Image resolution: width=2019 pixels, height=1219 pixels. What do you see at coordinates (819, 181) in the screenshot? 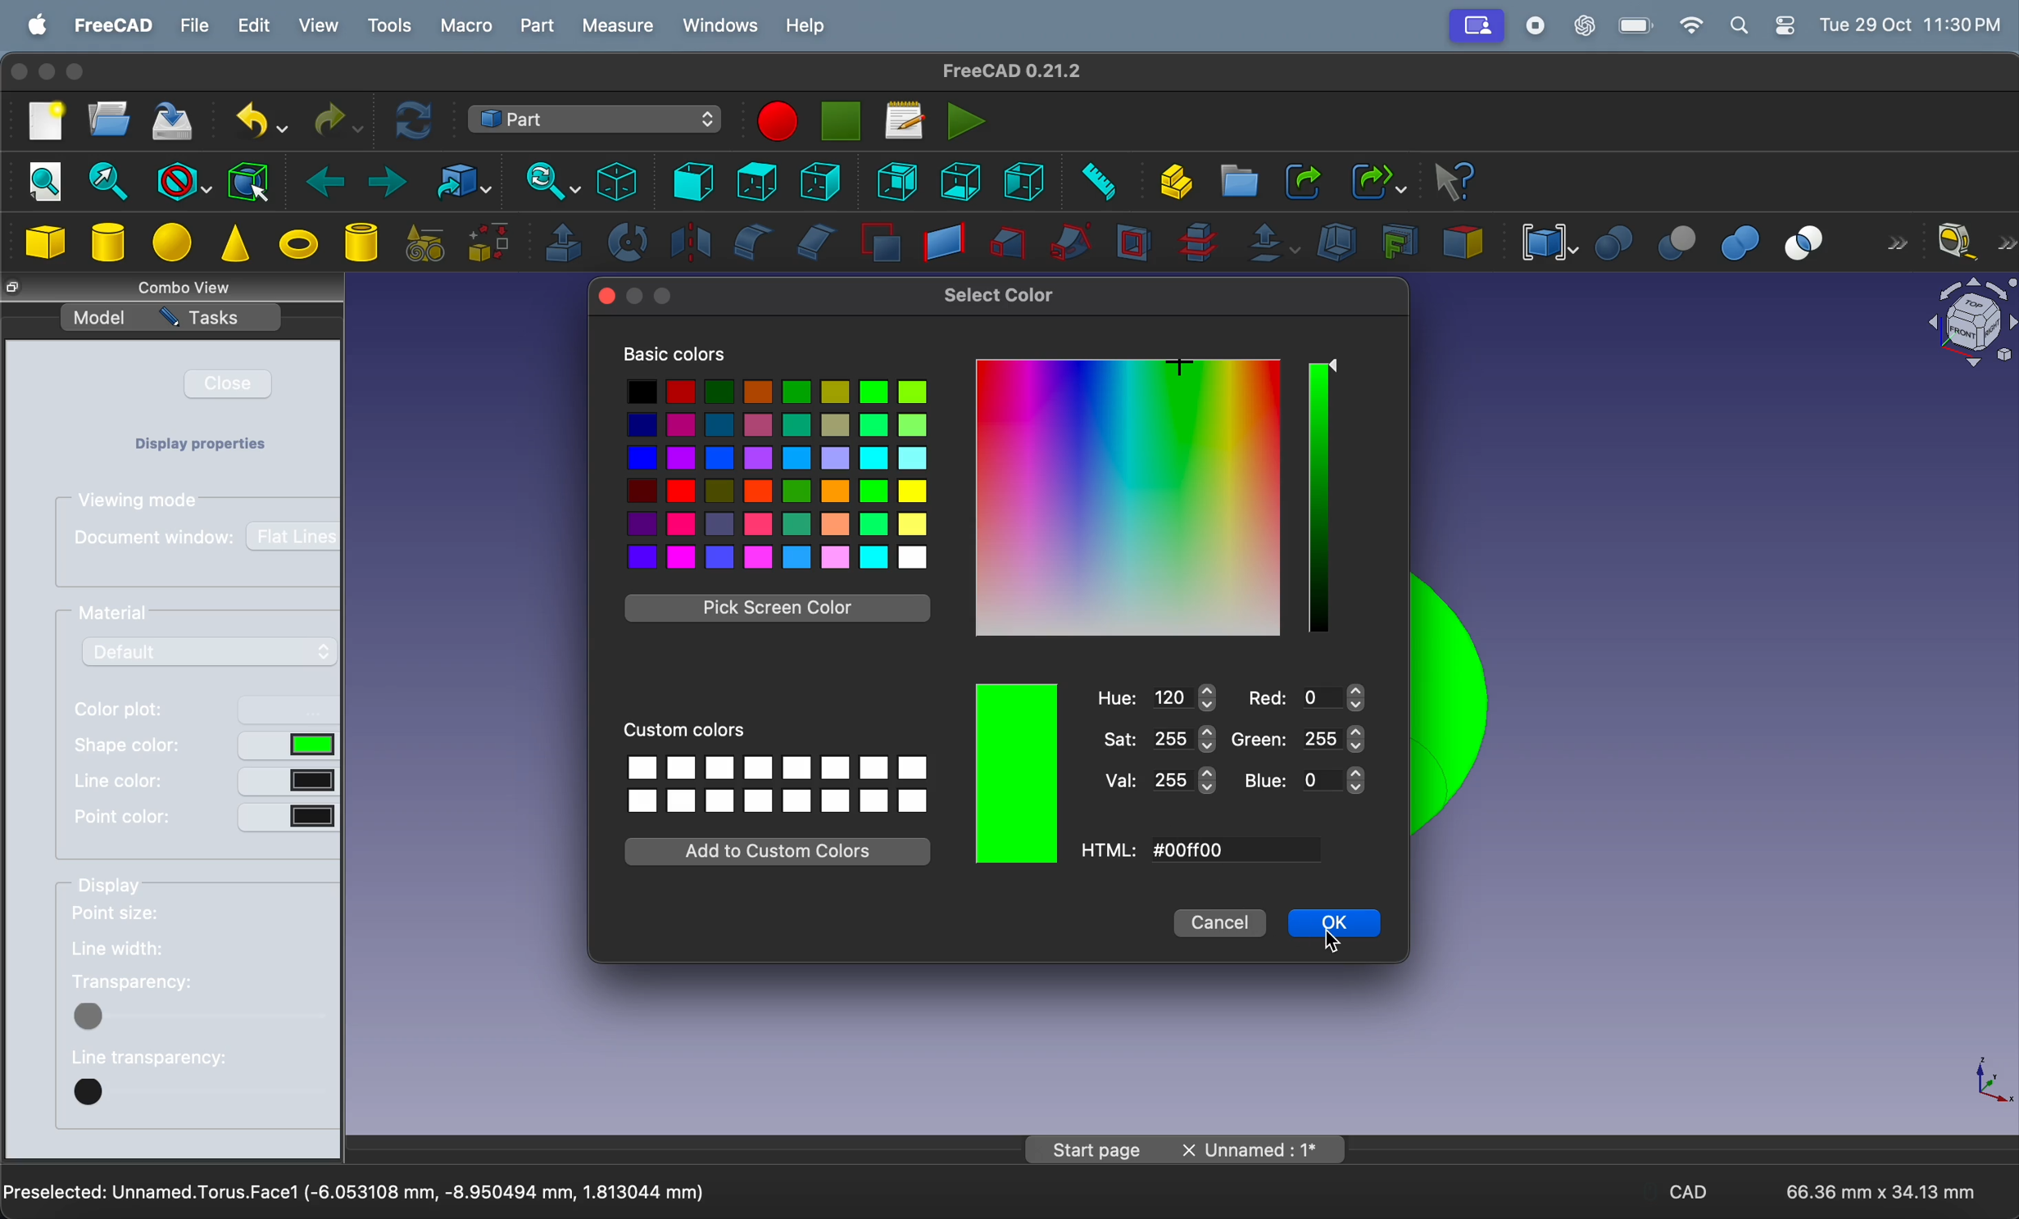
I see `right view` at bounding box center [819, 181].